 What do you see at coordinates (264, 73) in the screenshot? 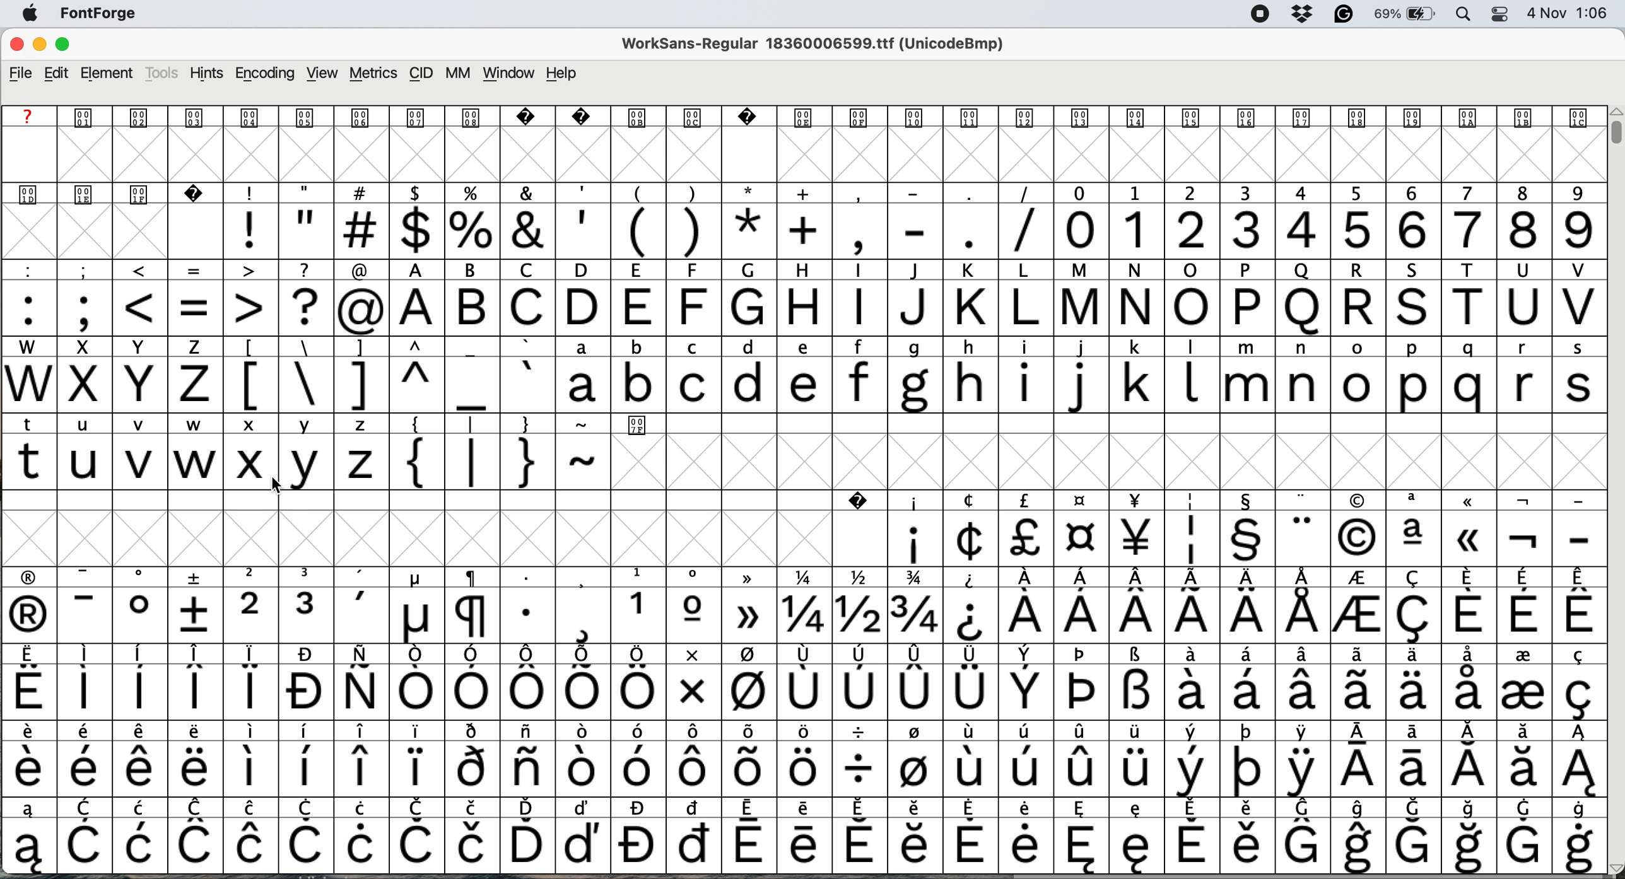
I see `encoding` at bounding box center [264, 73].